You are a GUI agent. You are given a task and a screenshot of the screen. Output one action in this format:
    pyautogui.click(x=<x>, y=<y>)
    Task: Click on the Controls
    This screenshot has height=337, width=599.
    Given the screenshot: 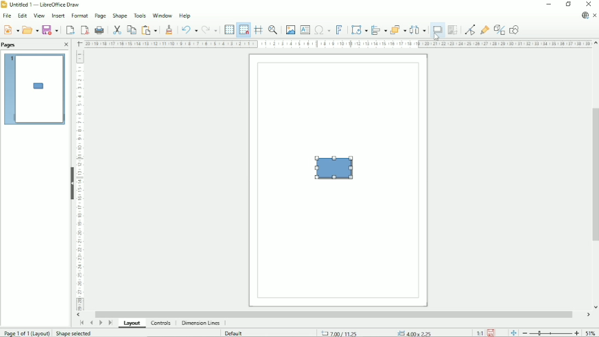 What is the action you would take?
    pyautogui.click(x=161, y=323)
    